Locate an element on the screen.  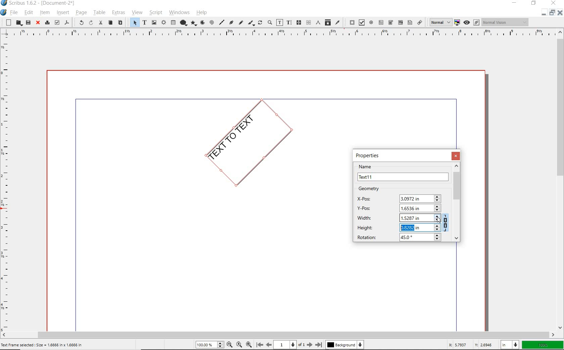
arc is located at coordinates (202, 23).